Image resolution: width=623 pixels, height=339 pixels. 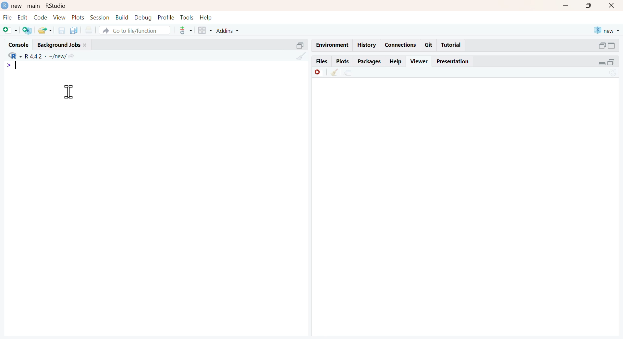 I want to click on save current ile, so click(x=59, y=30).